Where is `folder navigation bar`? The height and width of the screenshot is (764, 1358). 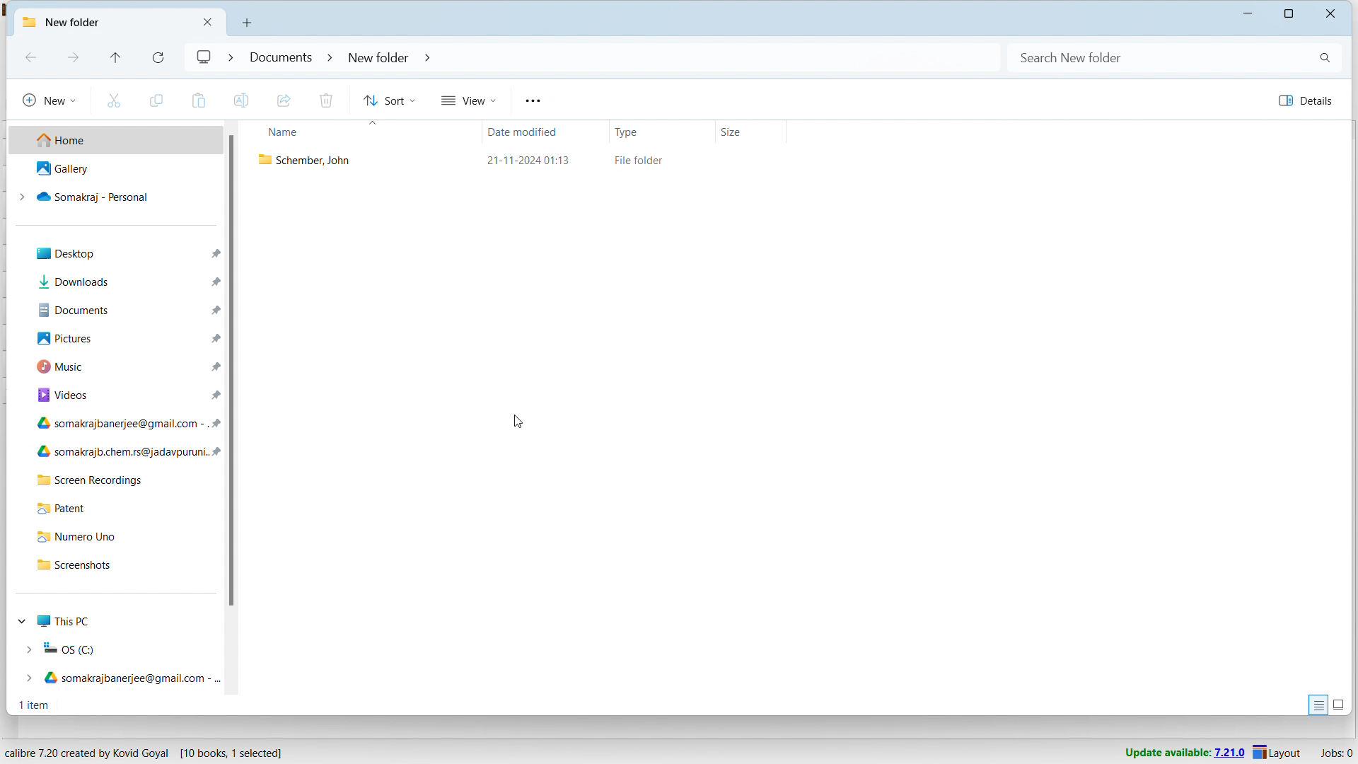 folder navigation bar is located at coordinates (431, 57).